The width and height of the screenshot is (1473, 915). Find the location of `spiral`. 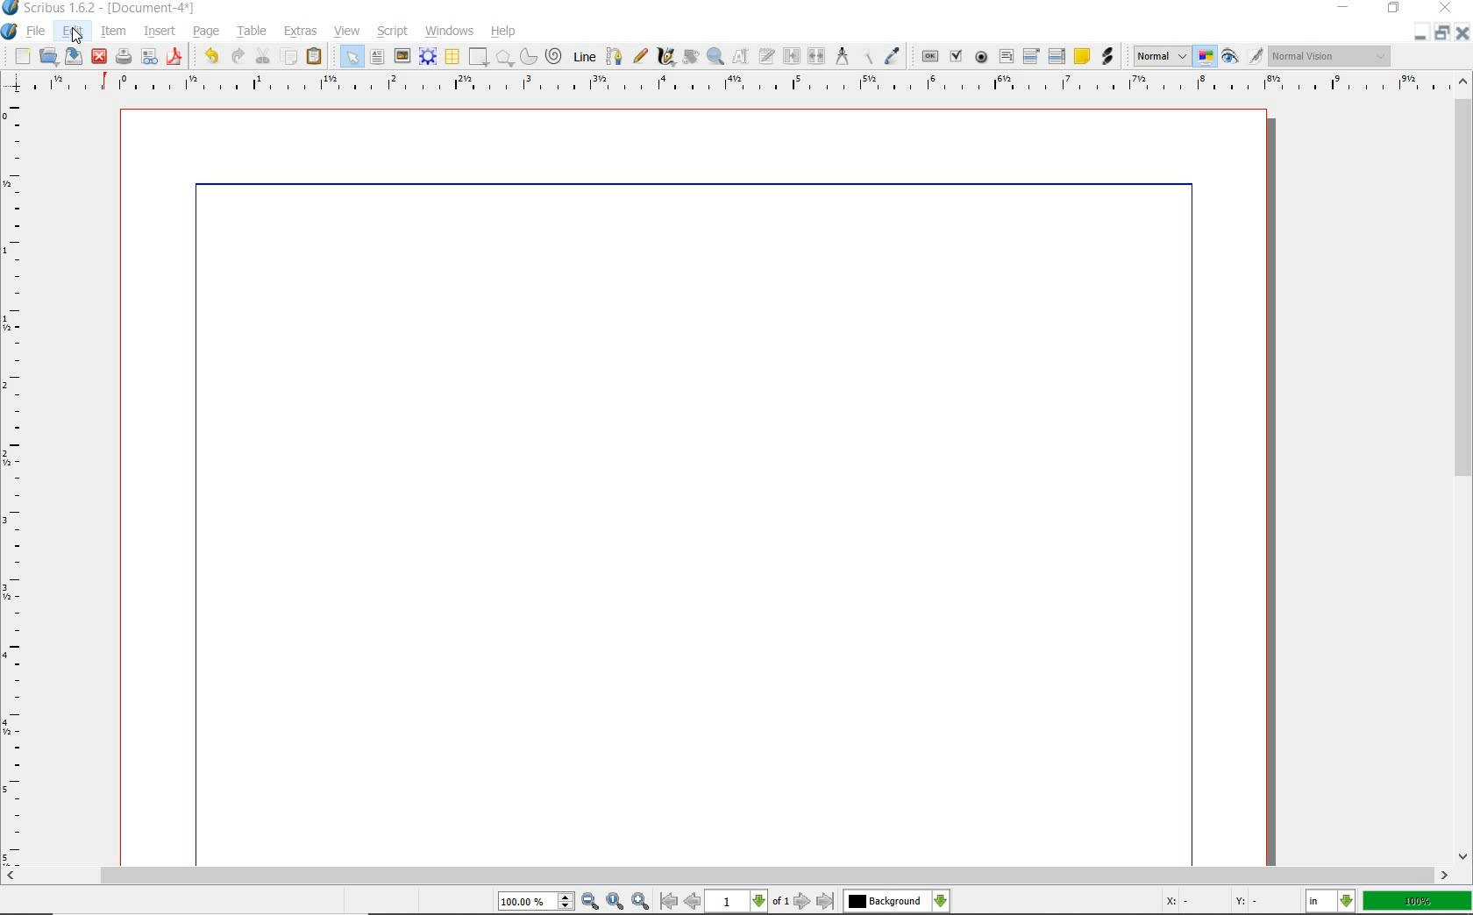

spiral is located at coordinates (554, 56).